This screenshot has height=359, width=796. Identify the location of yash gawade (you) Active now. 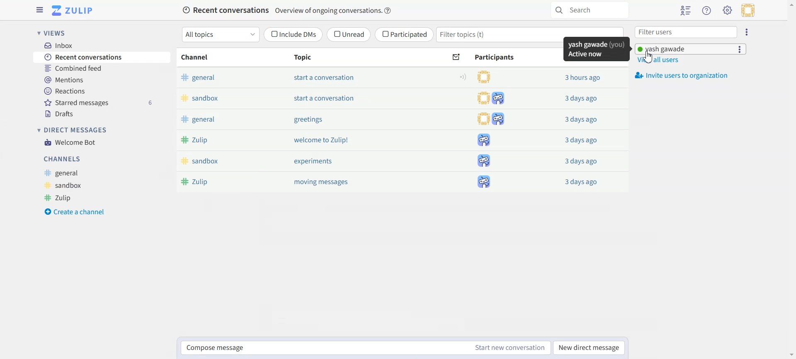
(594, 50).